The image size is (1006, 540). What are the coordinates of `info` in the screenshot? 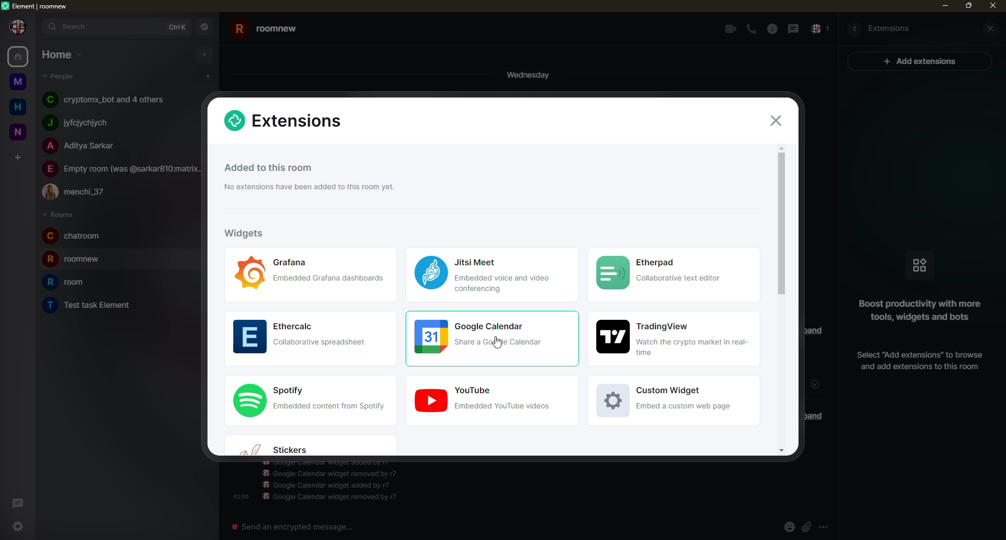 It's located at (918, 310).